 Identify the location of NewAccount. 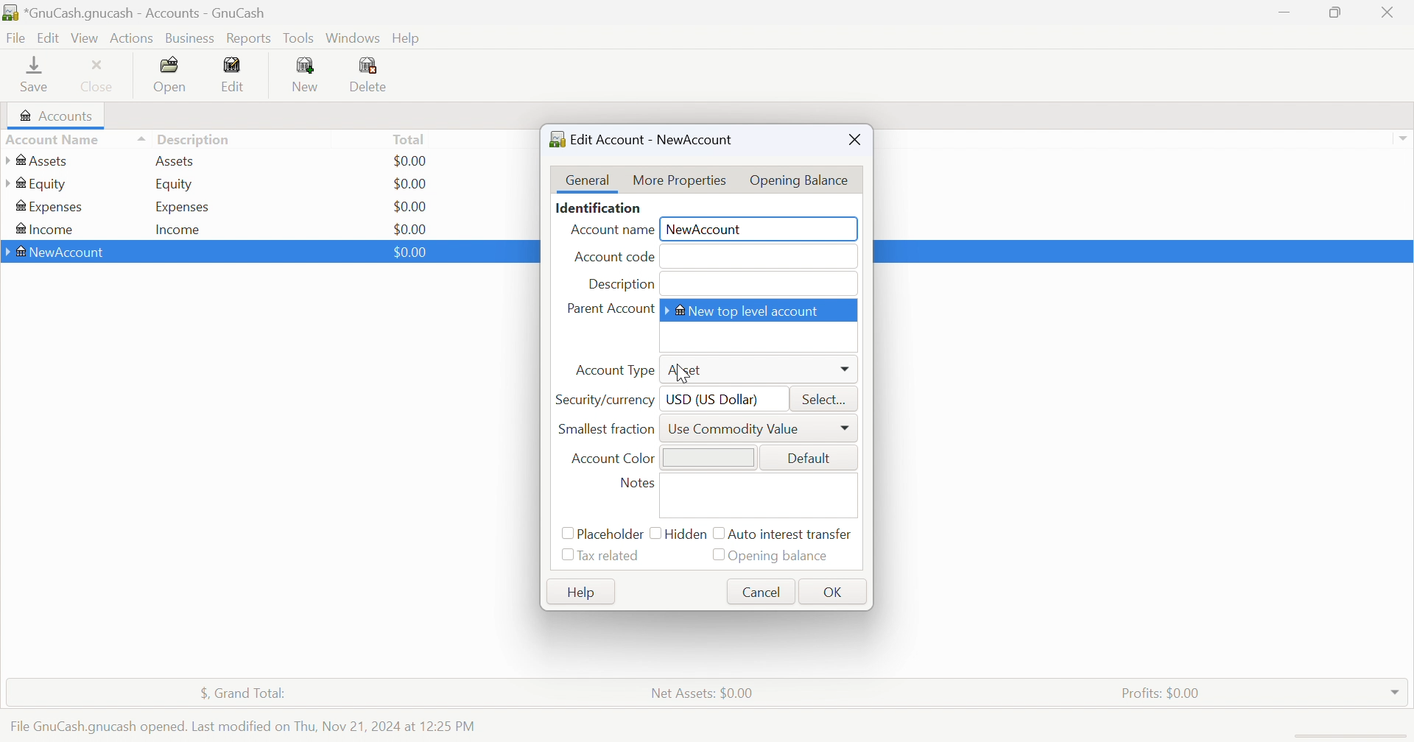
(58, 253).